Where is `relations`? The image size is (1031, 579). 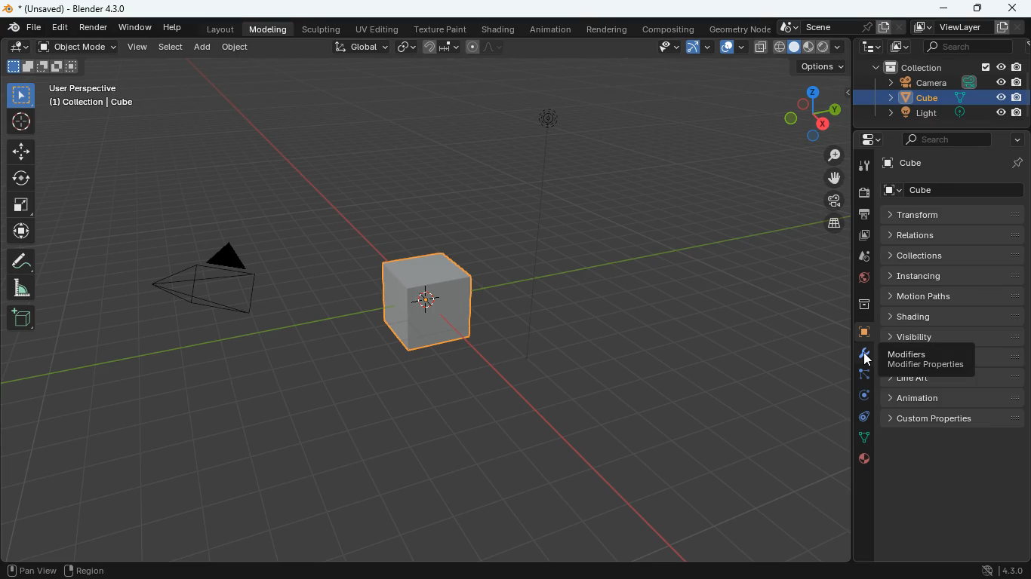 relations is located at coordinates (954, 234).